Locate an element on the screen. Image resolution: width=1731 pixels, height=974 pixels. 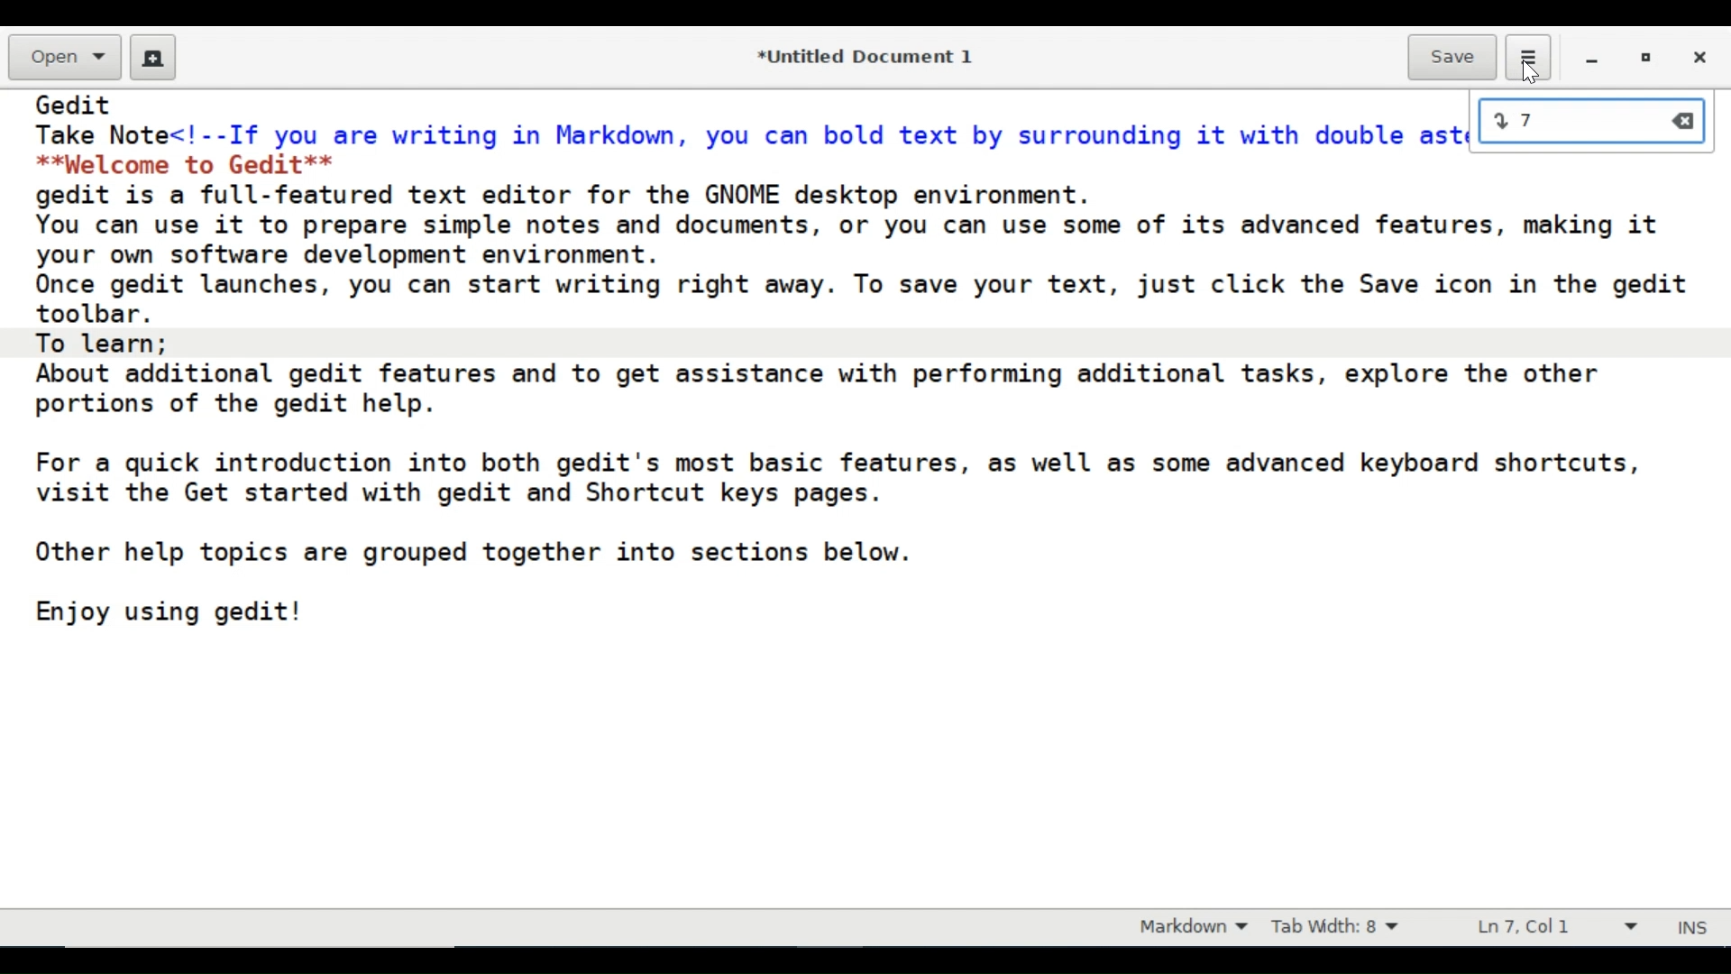
Enjoy using gedit! is located at coordinates (170, 611).